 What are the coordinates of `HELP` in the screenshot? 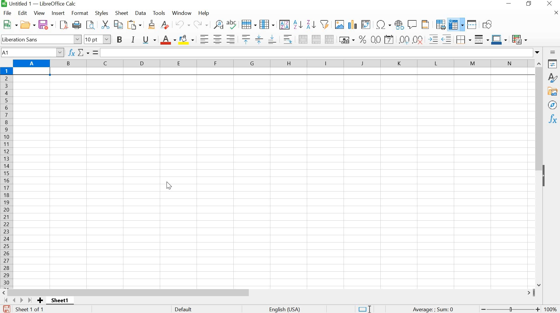 It's located at (204, 14).